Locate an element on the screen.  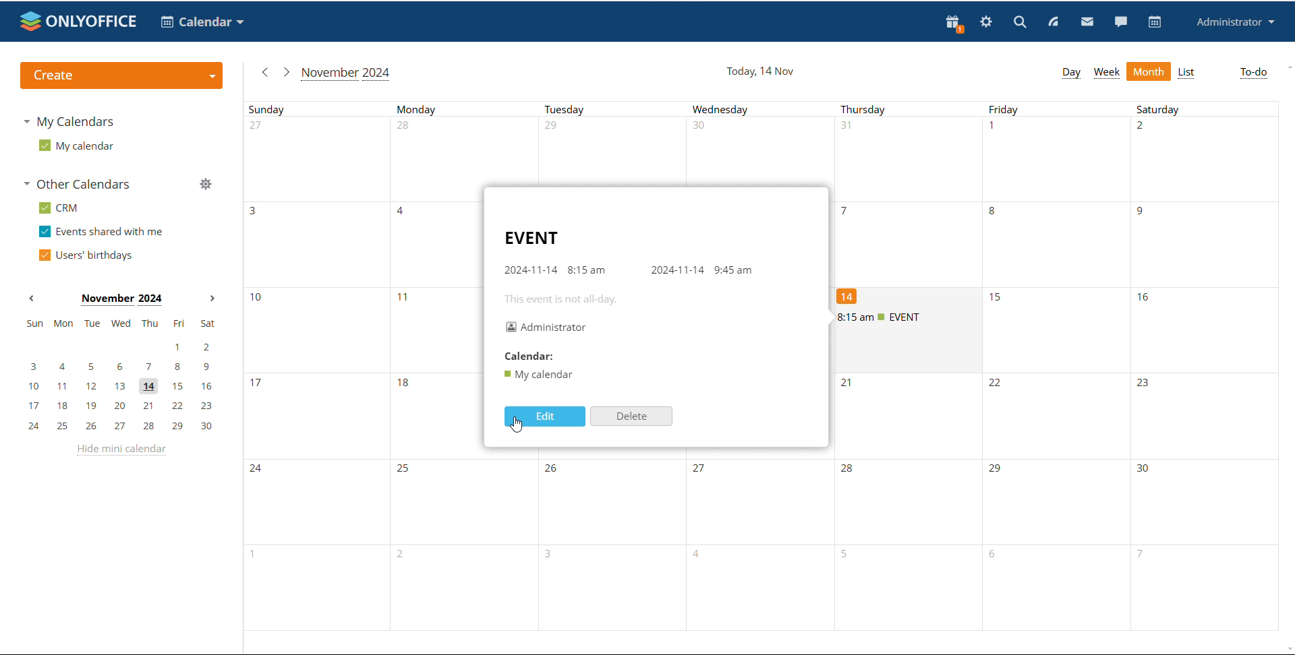
hide mini calendar is located at coordinates (123, 452).